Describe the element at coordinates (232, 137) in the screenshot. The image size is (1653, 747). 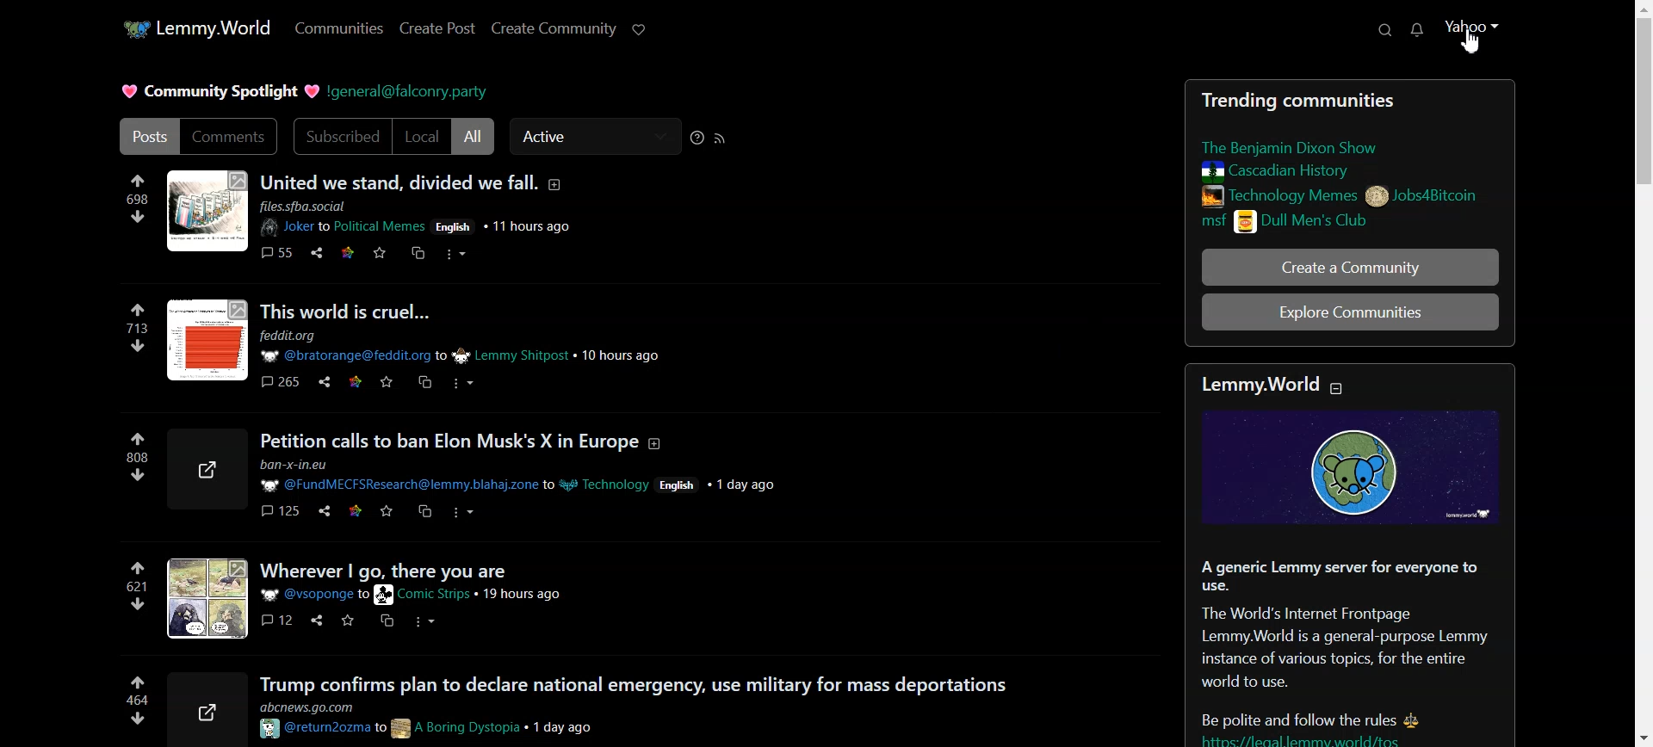
I see `Comments` at that location.